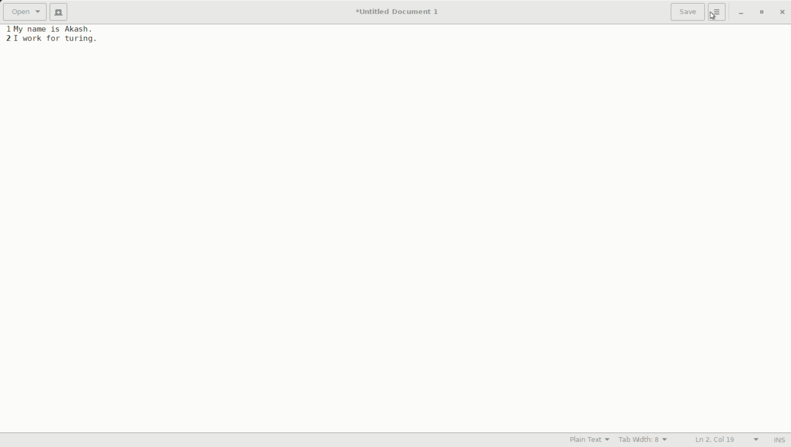  I want to click on 1 My name is Akash., so click(49, 29).